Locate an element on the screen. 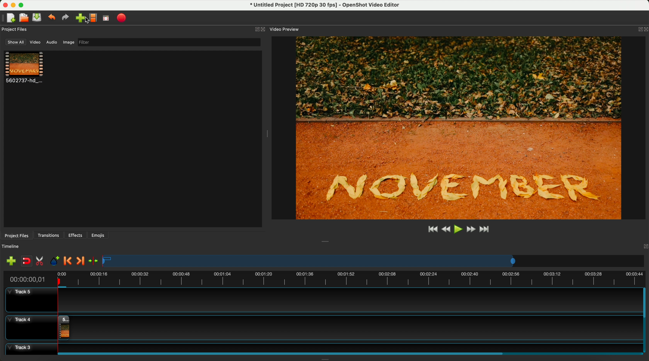  Window Expanding is located at coordinates (325, 359).